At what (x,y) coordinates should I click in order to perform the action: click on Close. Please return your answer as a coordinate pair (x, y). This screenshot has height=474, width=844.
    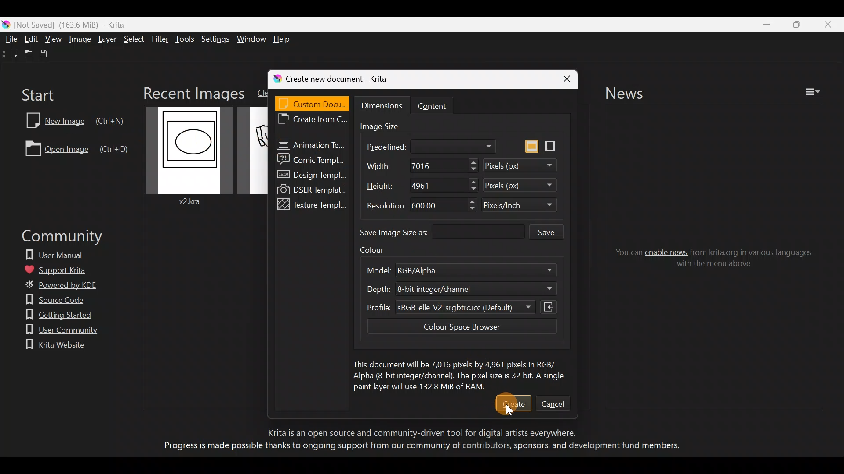
    Looking at the image, I should click on (828, 24).